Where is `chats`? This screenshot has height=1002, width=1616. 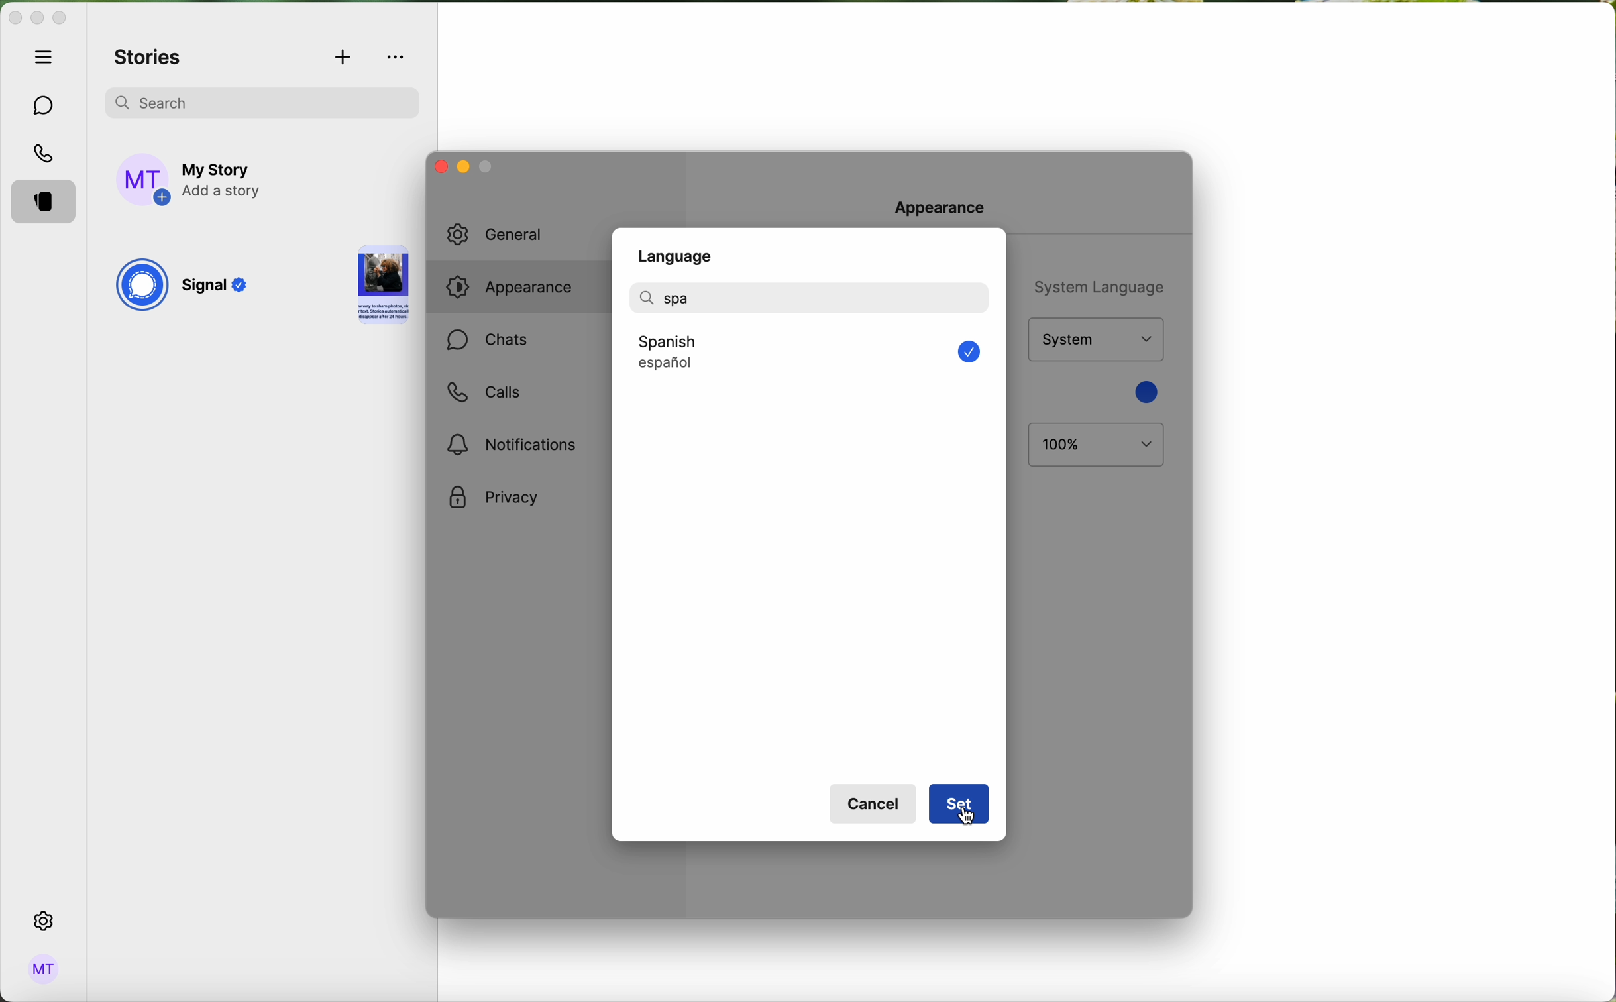
chats is located at coordinates (487, 342).